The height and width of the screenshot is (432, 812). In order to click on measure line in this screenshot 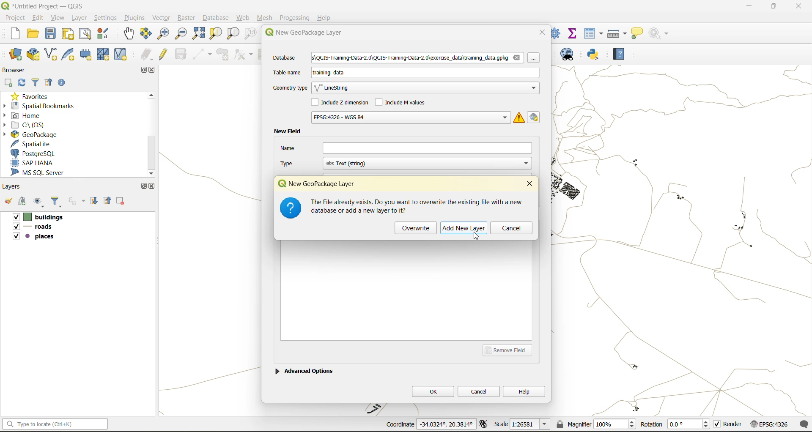, I will do `click(618, 33)`.